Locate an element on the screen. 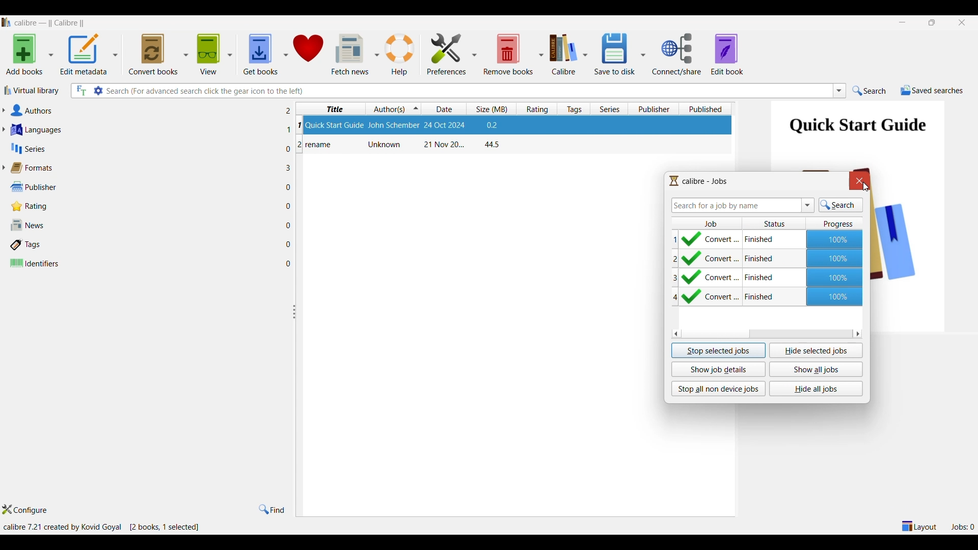  Book: rename is located at coordinates (401, 146).